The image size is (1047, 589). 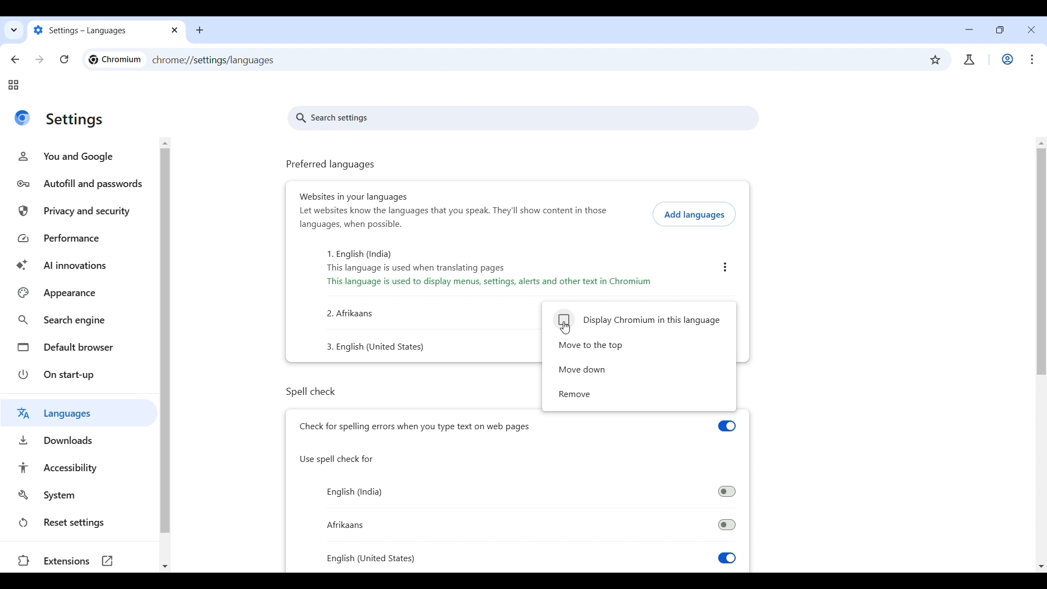 I want to click on Autofill and passwords, so click(x=80, y=184).